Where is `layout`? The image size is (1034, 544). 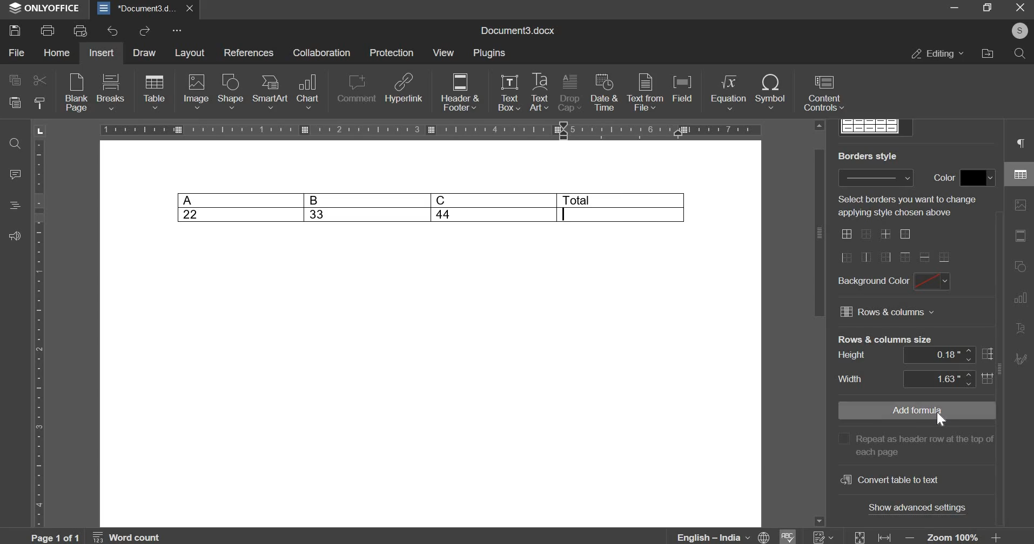 layout is located at coordinates (191, 52).